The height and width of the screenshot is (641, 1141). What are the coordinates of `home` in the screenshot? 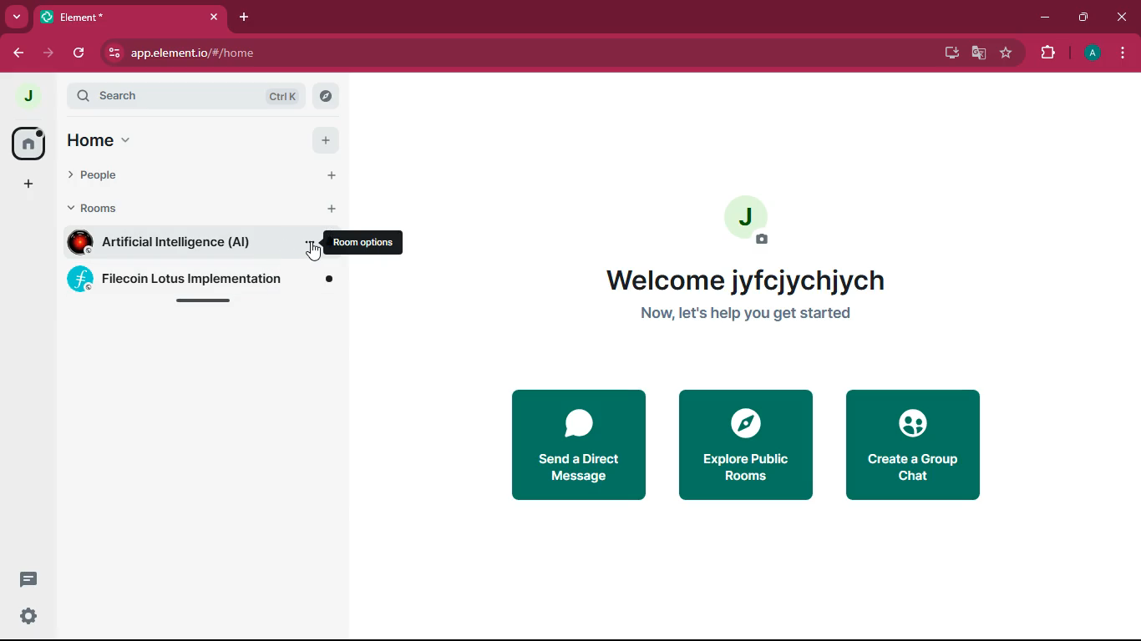 It's located at (33, 144).